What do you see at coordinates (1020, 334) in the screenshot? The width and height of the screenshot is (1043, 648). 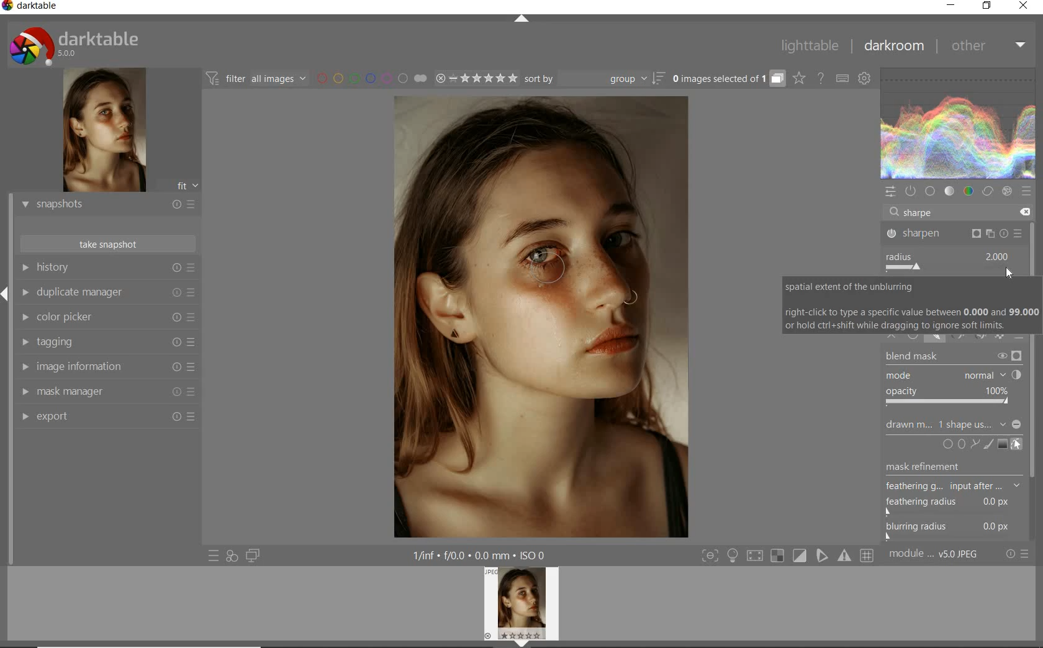 I see `BLENDING OPTIONS` at bounding box center [1020, 334].